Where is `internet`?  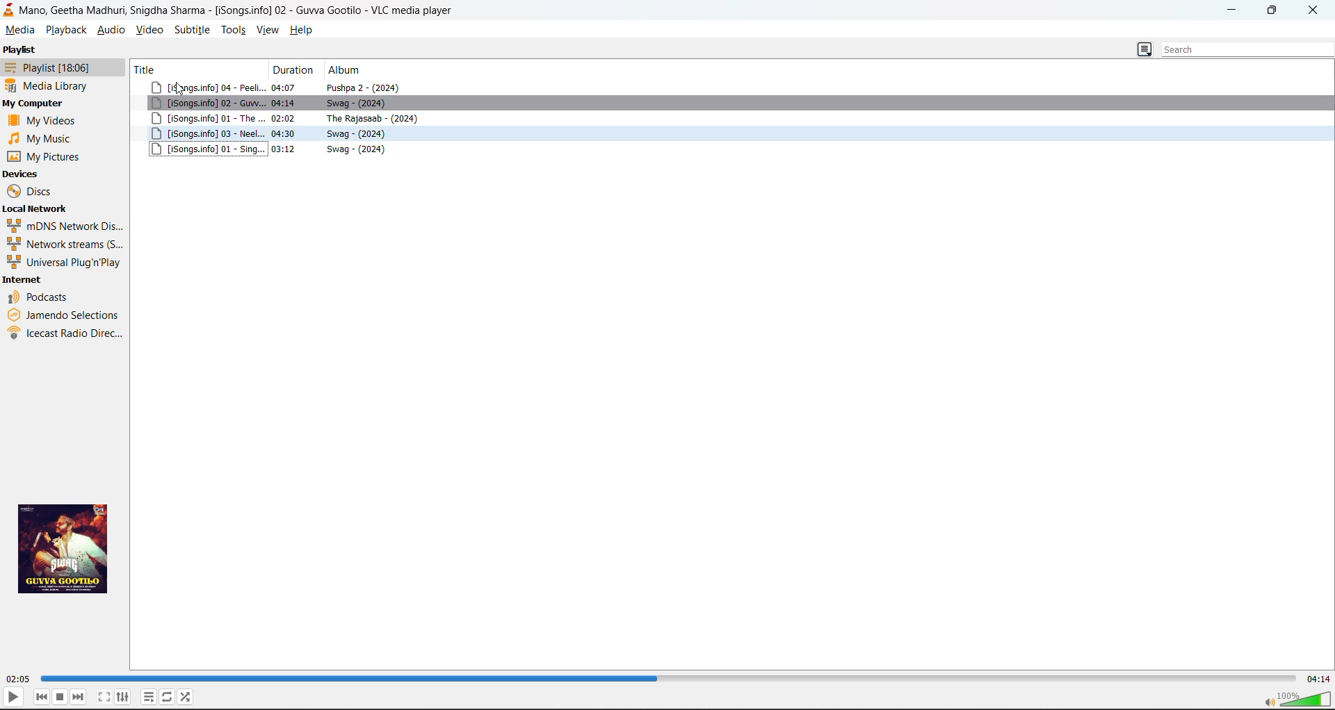
internet is located at coordinates (24, 281).